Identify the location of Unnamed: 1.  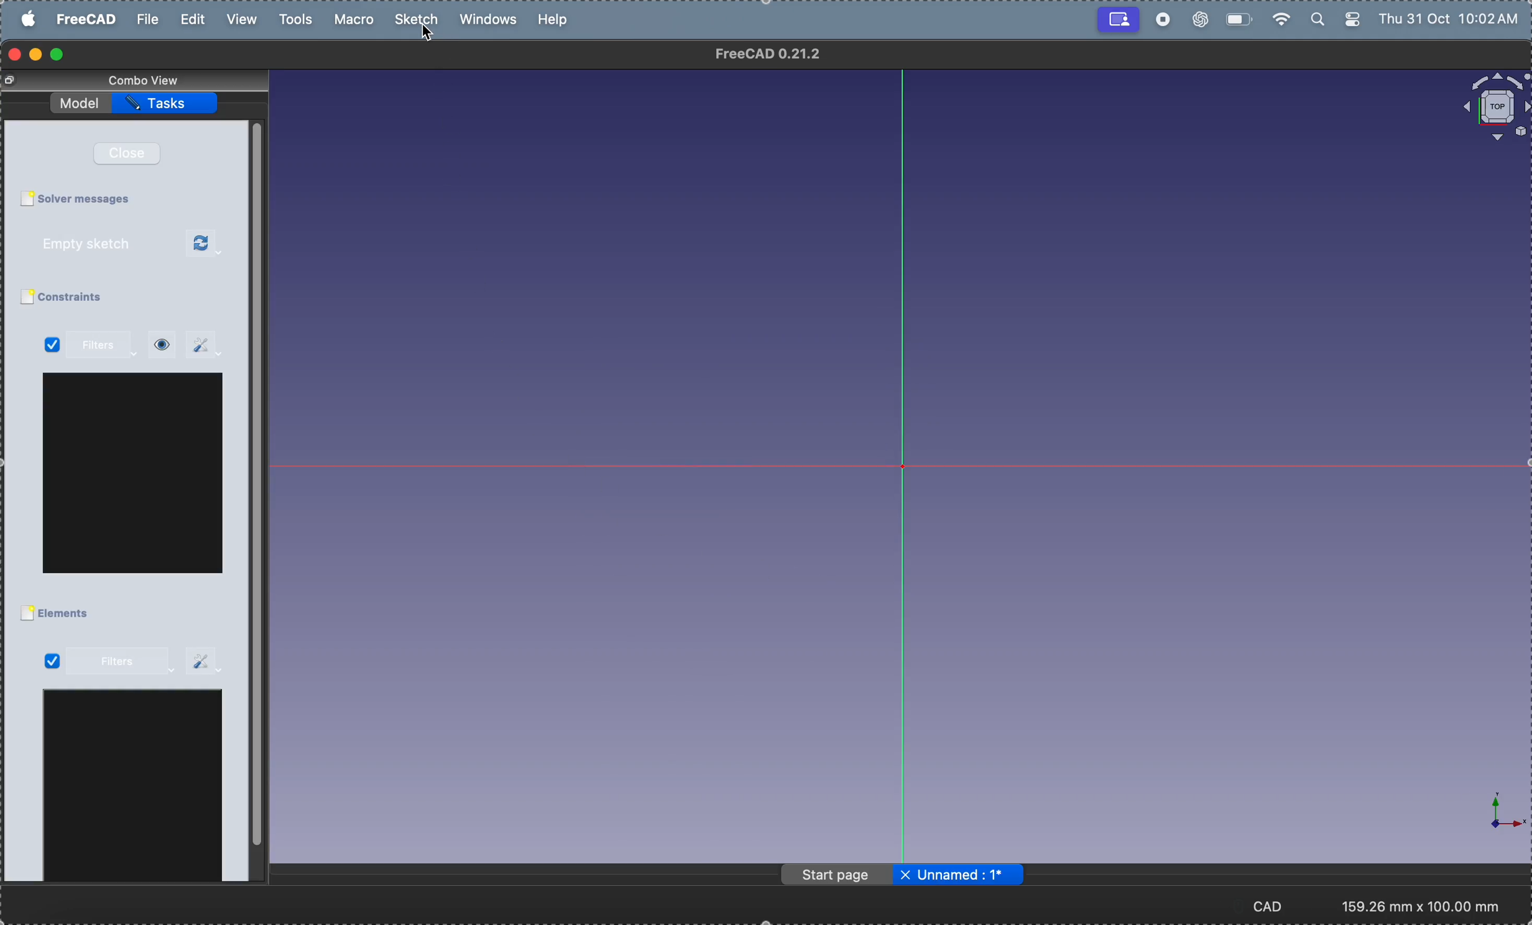
(971, 875).